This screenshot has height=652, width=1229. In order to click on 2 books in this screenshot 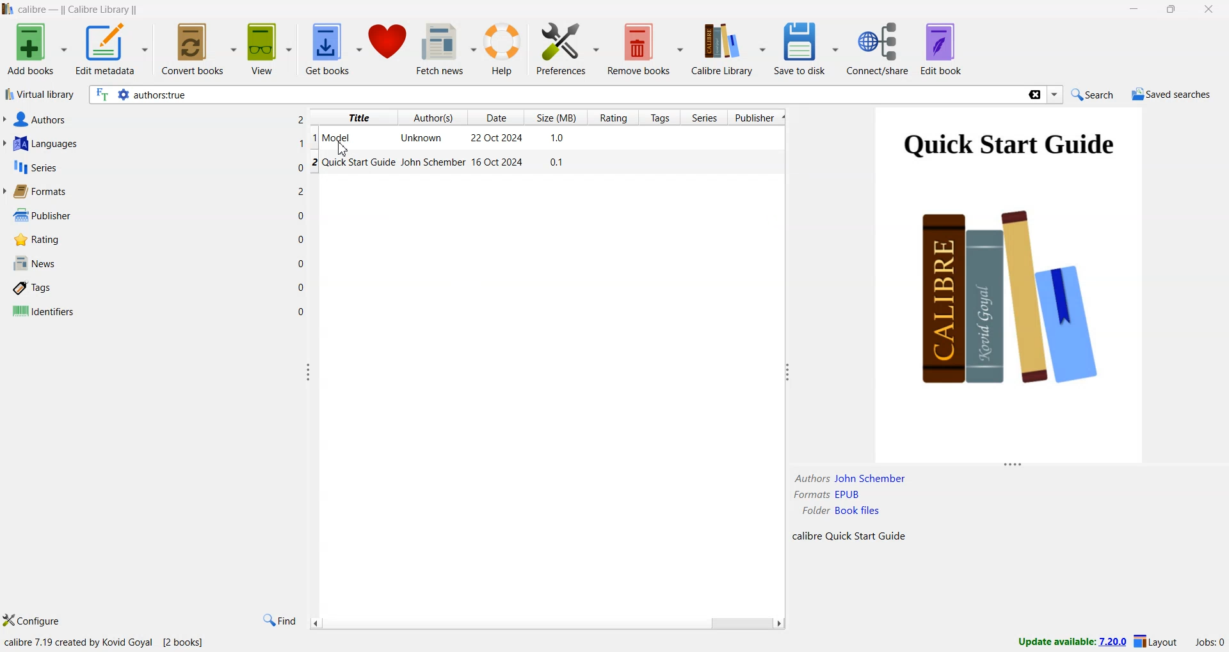, I will do `click(186, 644)`.